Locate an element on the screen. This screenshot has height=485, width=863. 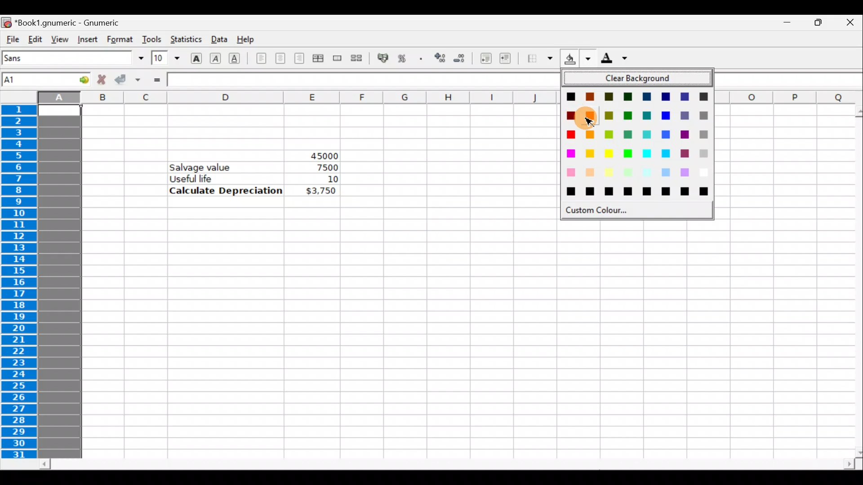
Columns is located at coordinates (274, 97).